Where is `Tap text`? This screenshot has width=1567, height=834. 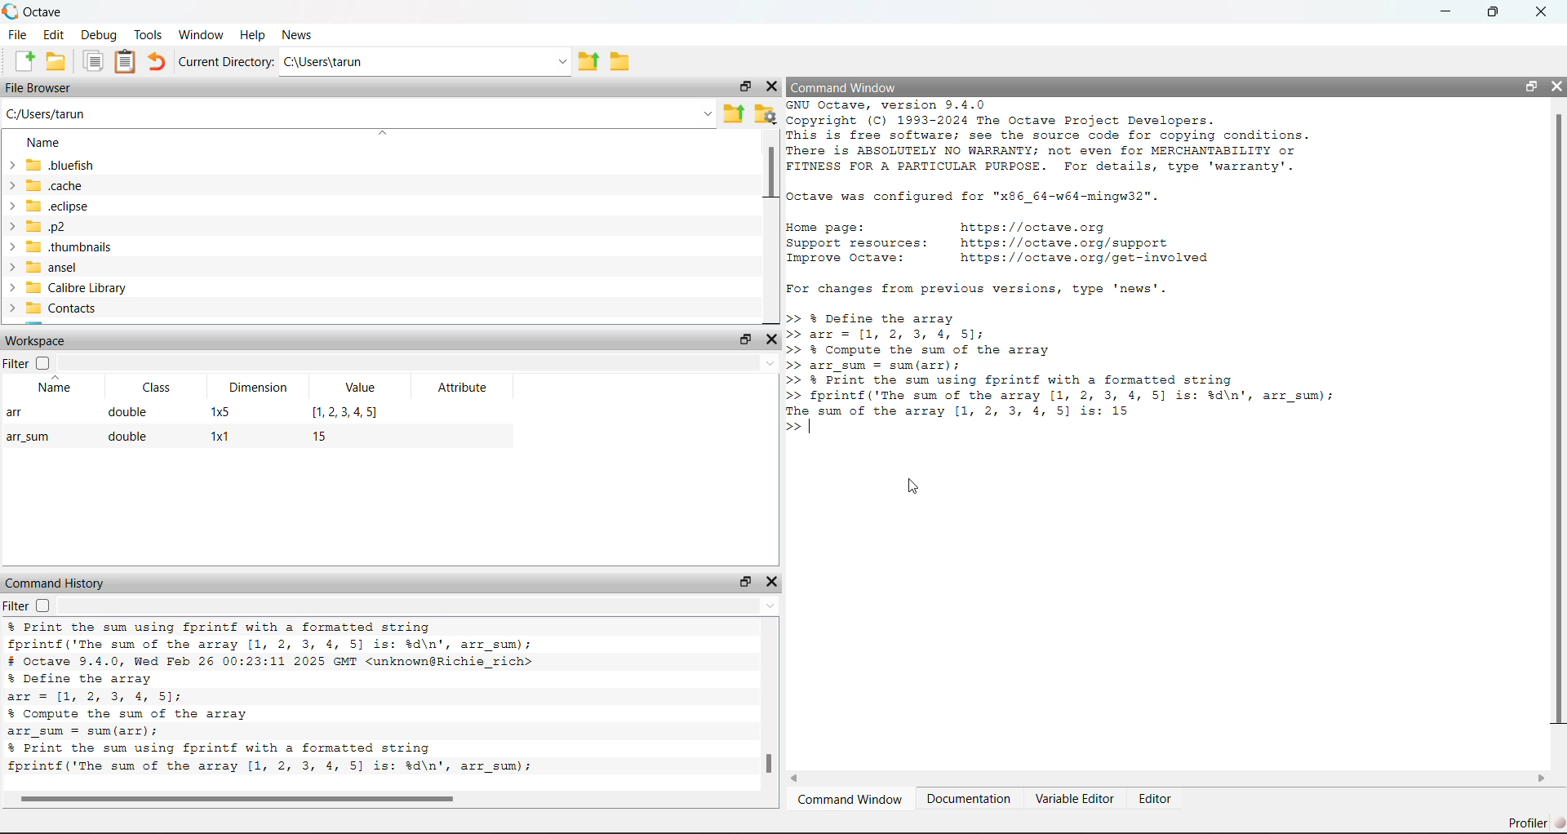 Tap text is located at coordinates (815, 429).